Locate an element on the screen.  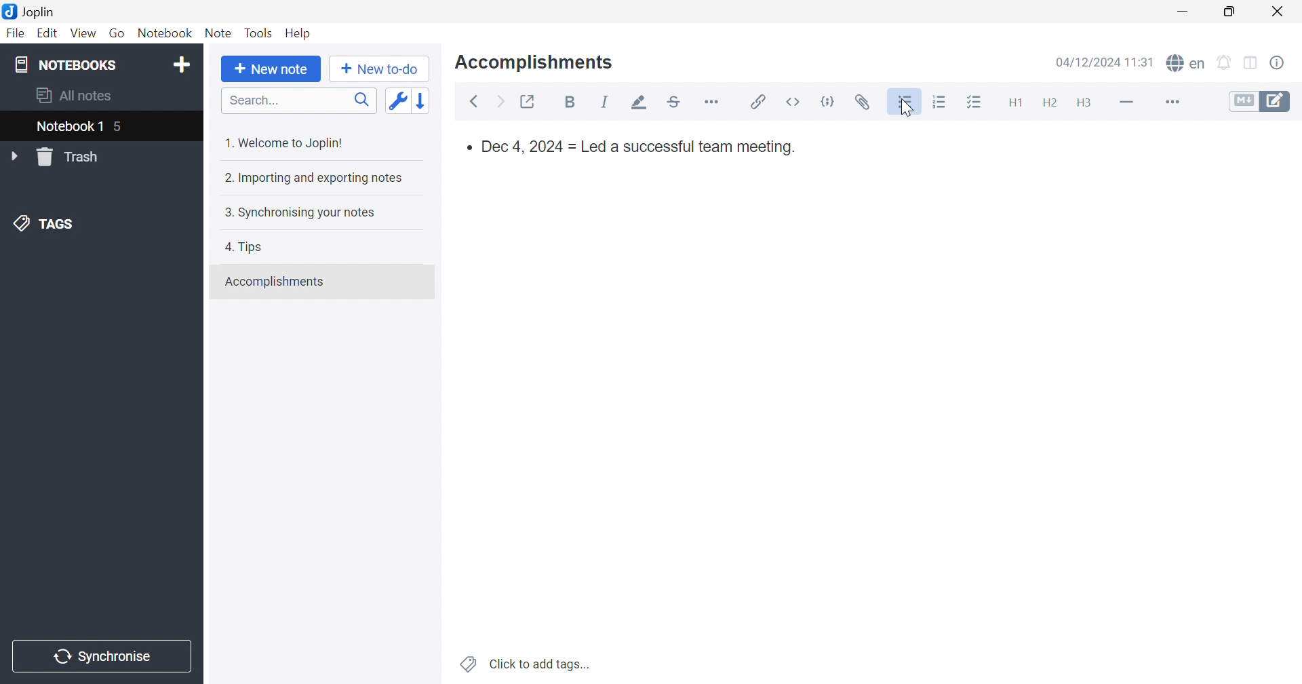
View is located at coordinates (82, 34).